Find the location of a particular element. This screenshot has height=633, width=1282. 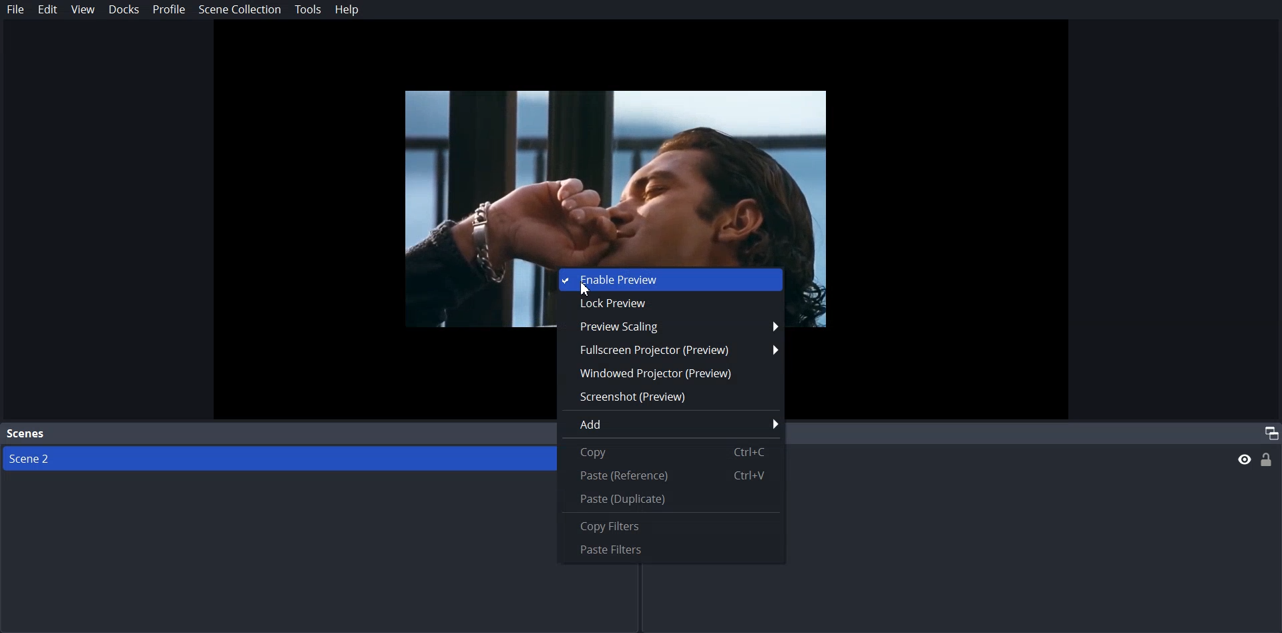

Edit is located at coordinates (47, 10).